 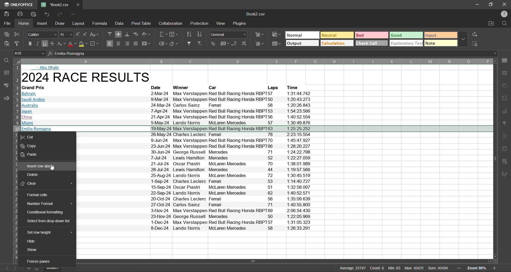 I want to click on layout, so click(x=79, y=23).